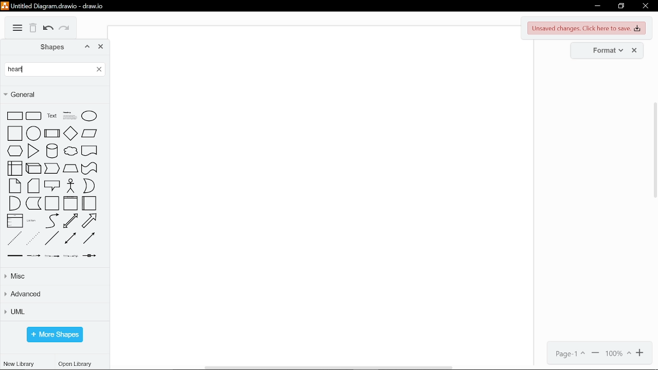  I want to click on zoom in, so click(641, 353).